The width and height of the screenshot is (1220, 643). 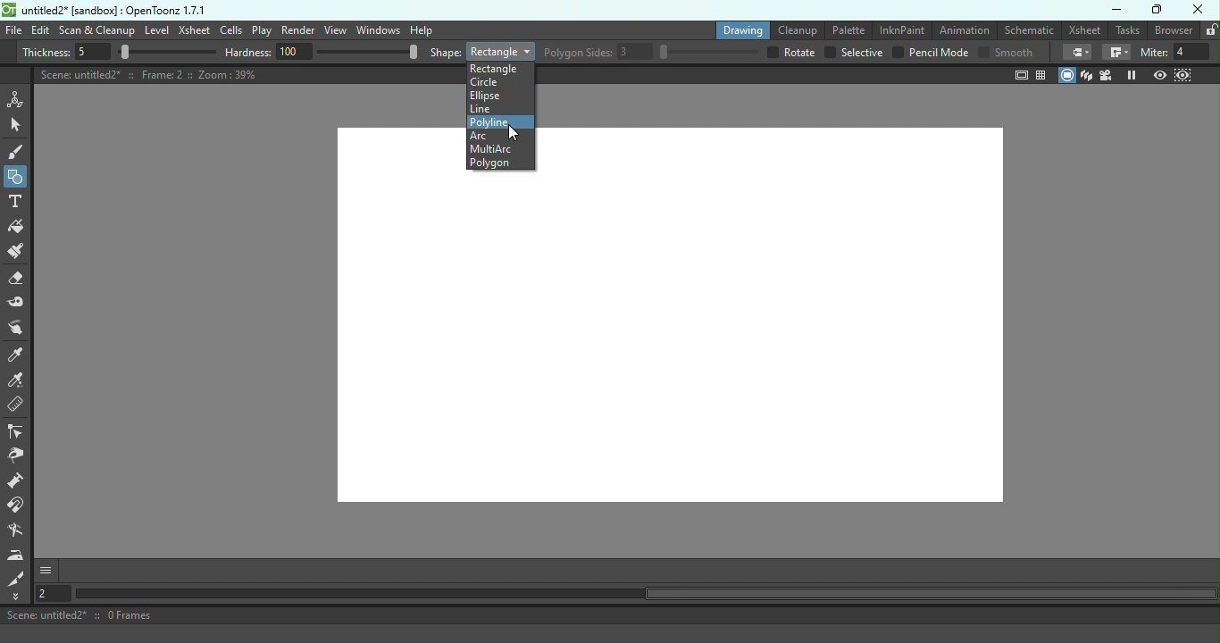 What do you see at coordinates (19, 579) in the screenshot?
I see `Cutter tool` at bounding box center [19, 579].